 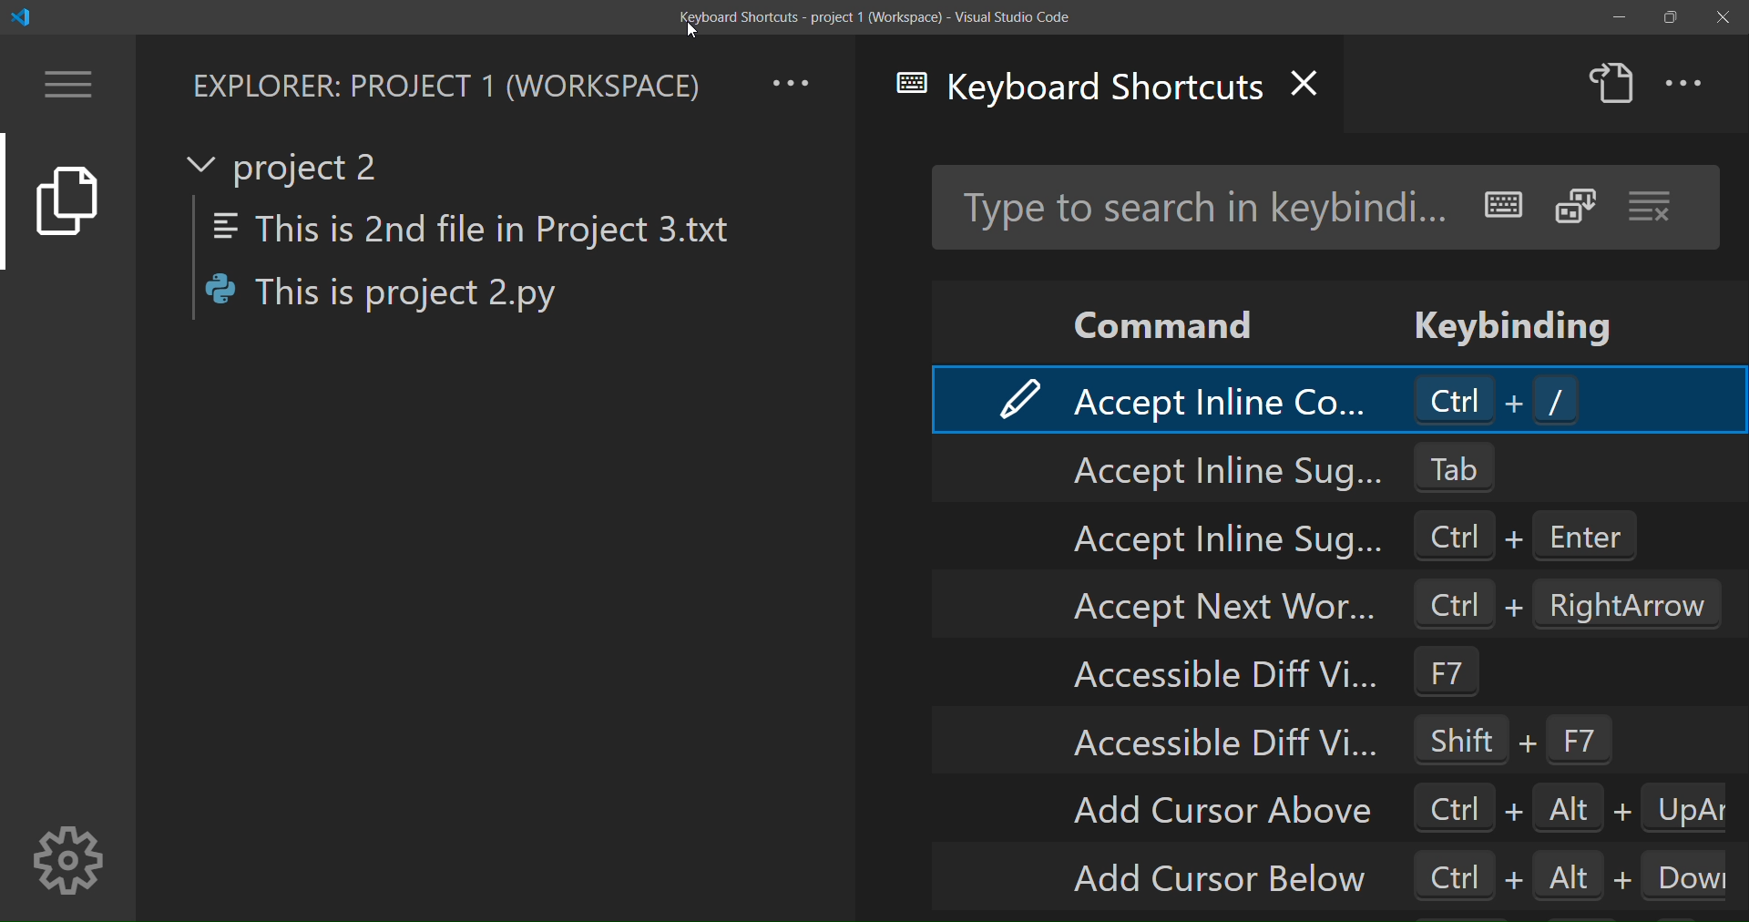 What do you see at coordinates (1213, 470) in the screenshot?
I see `accept inline Sug...` at bounding box center [1213, 470].